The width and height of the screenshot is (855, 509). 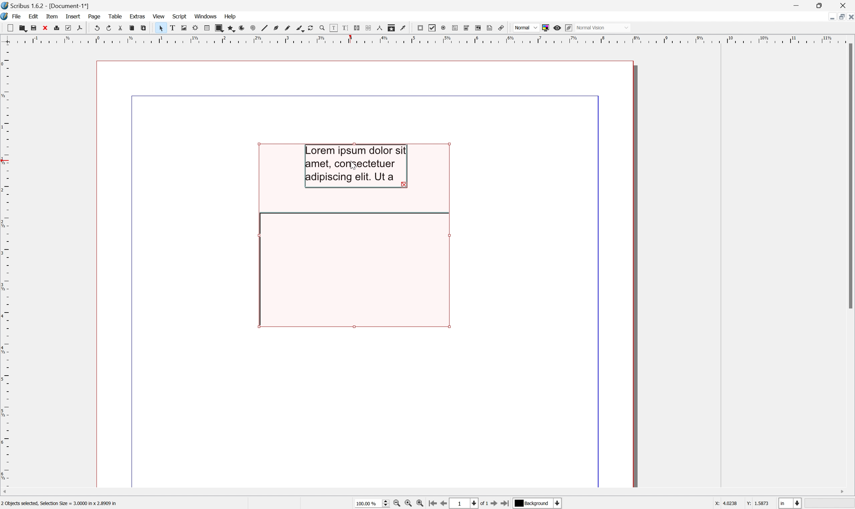 I want to click on Measurements, so click(x=380, y=28).